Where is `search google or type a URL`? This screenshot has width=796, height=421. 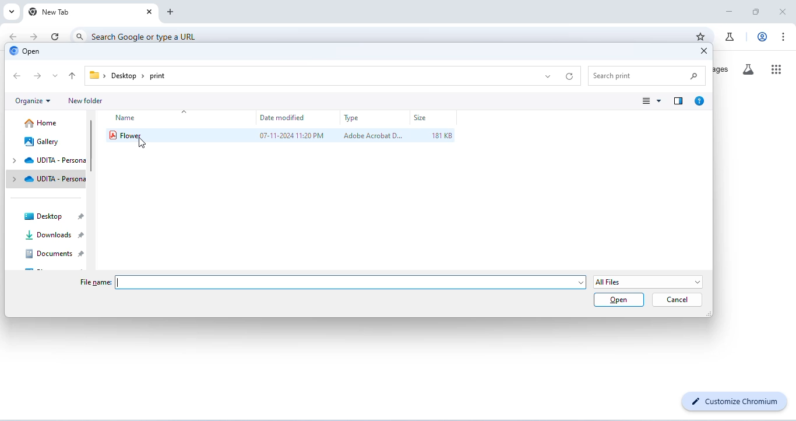
search google or type a URL is located at coordinates (144, 36).